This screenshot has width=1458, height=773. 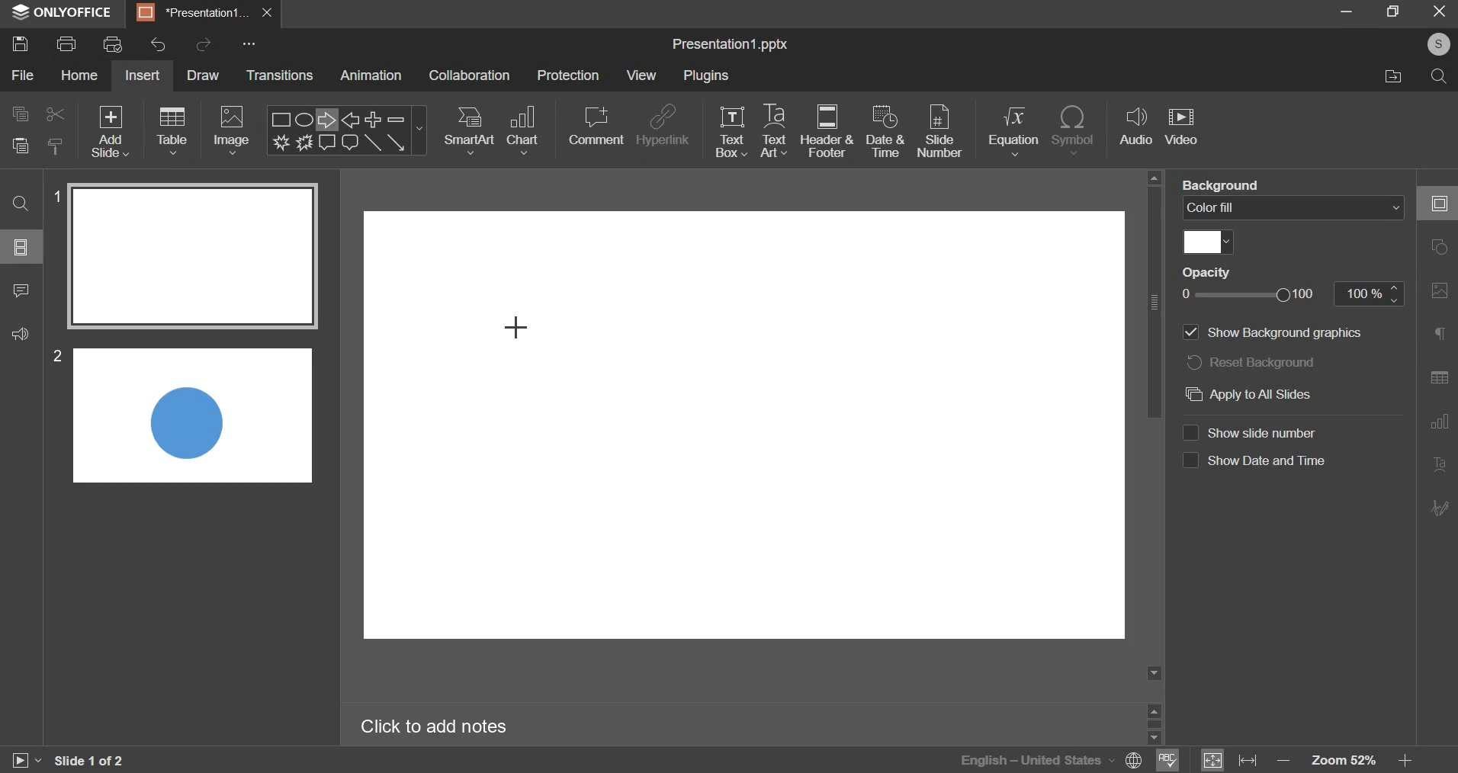 What do you see at coordinates (1225, 184) in the screenshot?
I see `background` at bounding box center [1225, 184].